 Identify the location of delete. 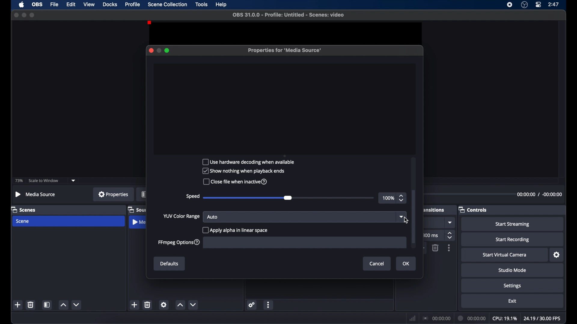
(148, 304).